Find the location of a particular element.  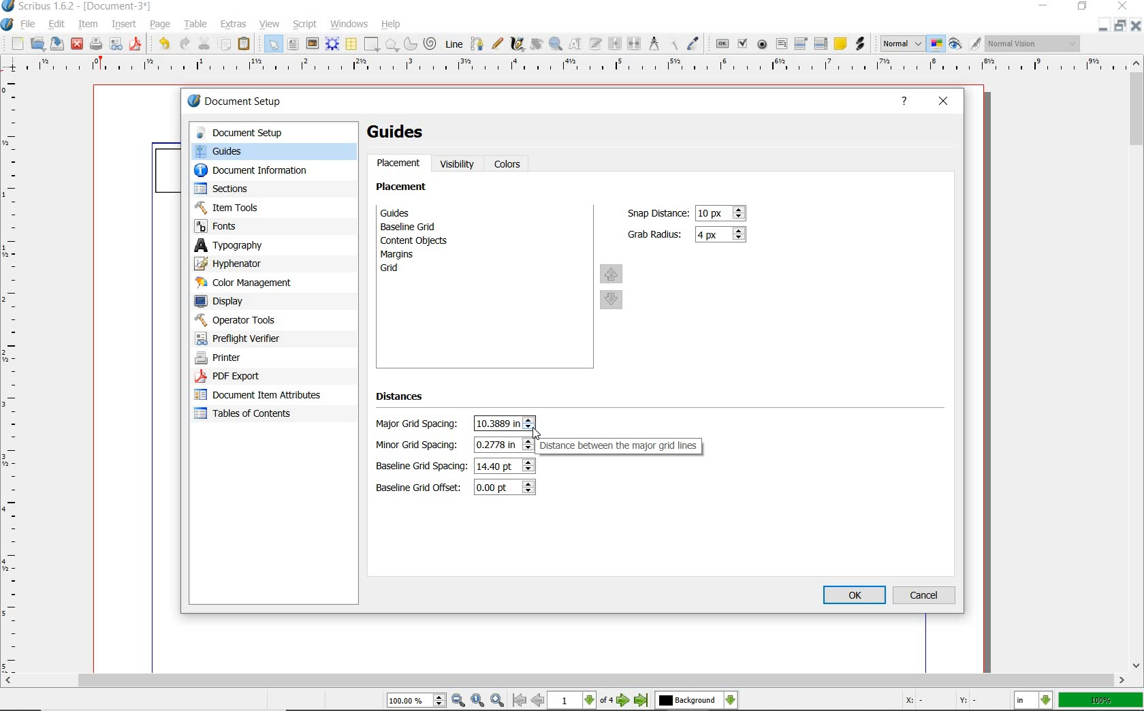

Tables of contents is located at coordinates (250, 415).